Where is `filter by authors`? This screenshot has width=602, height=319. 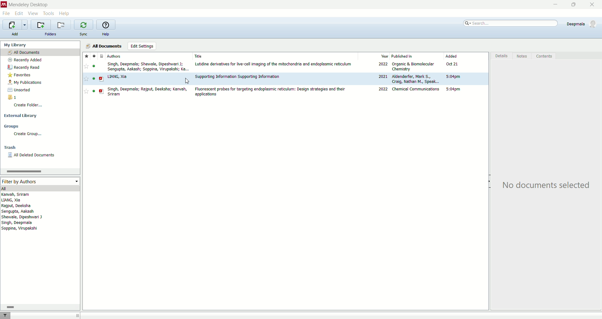
filter by authors is located at coordinates (40, 181).